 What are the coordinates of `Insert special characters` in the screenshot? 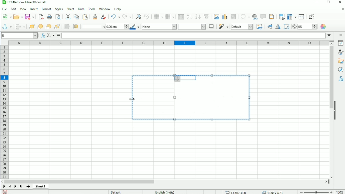 It's located at (244, 17).